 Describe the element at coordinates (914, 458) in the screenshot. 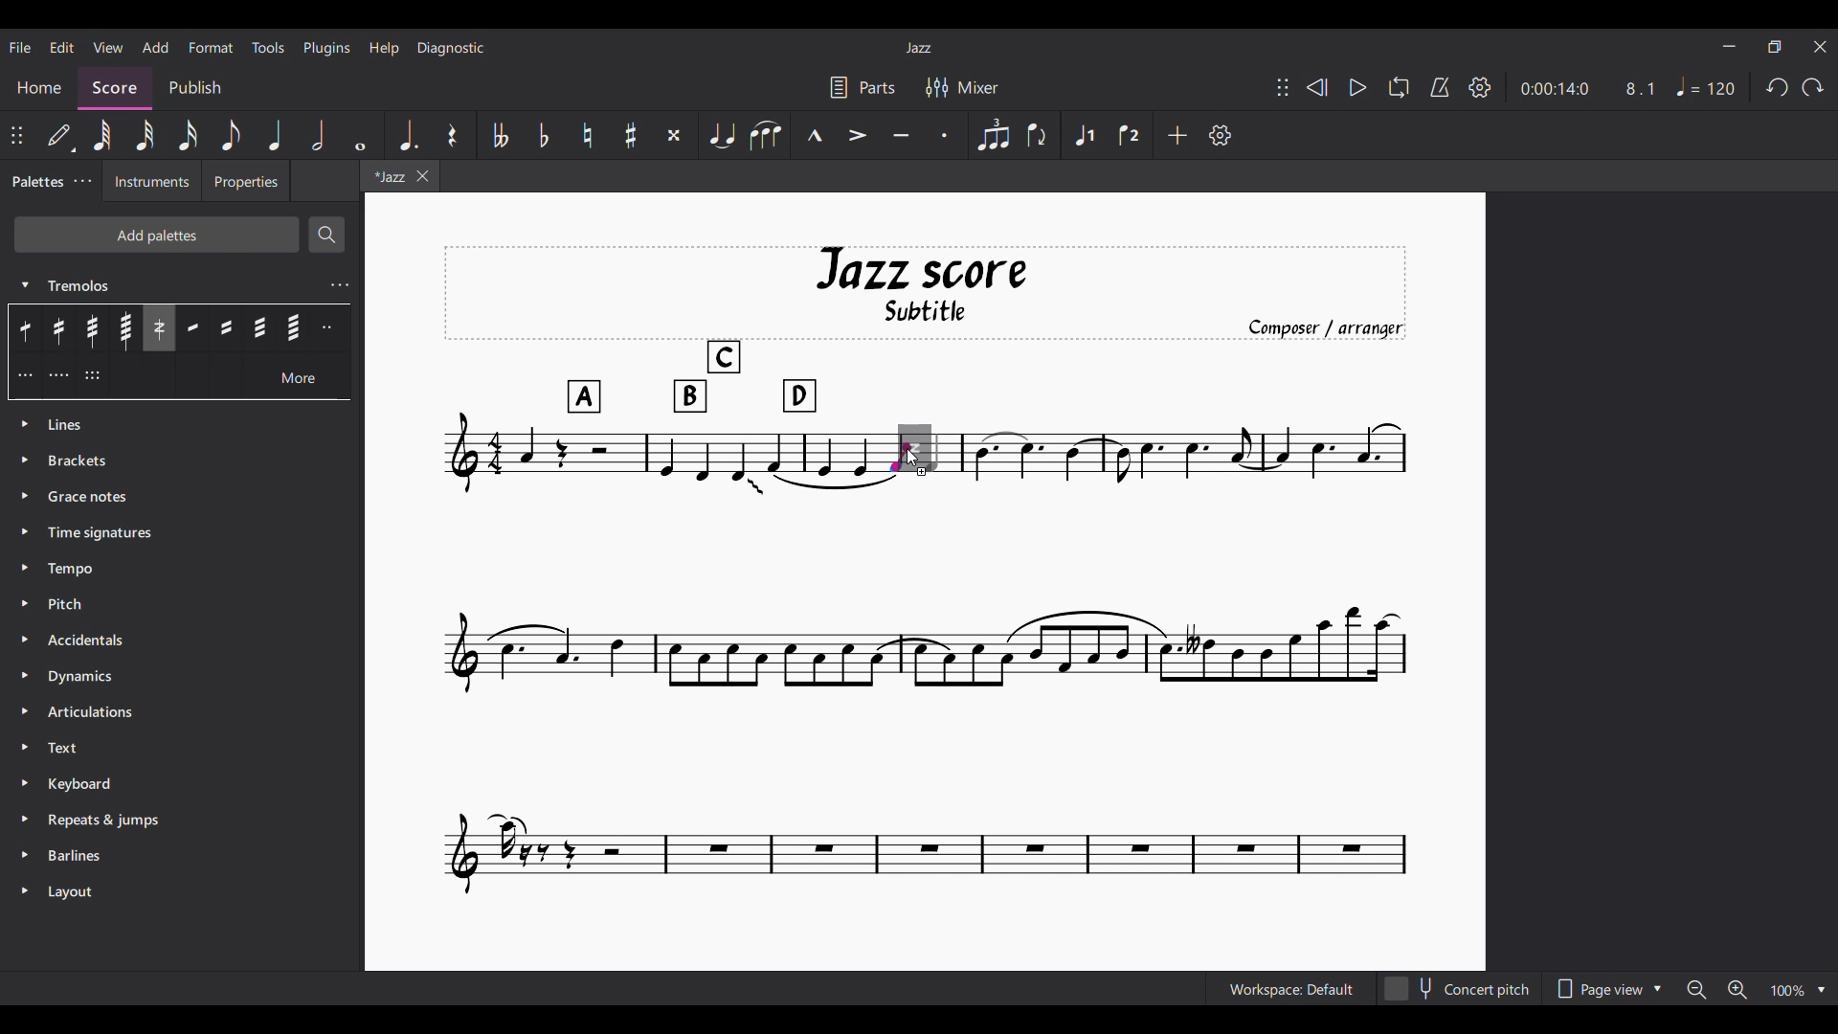

I see `Cursor` at that location.